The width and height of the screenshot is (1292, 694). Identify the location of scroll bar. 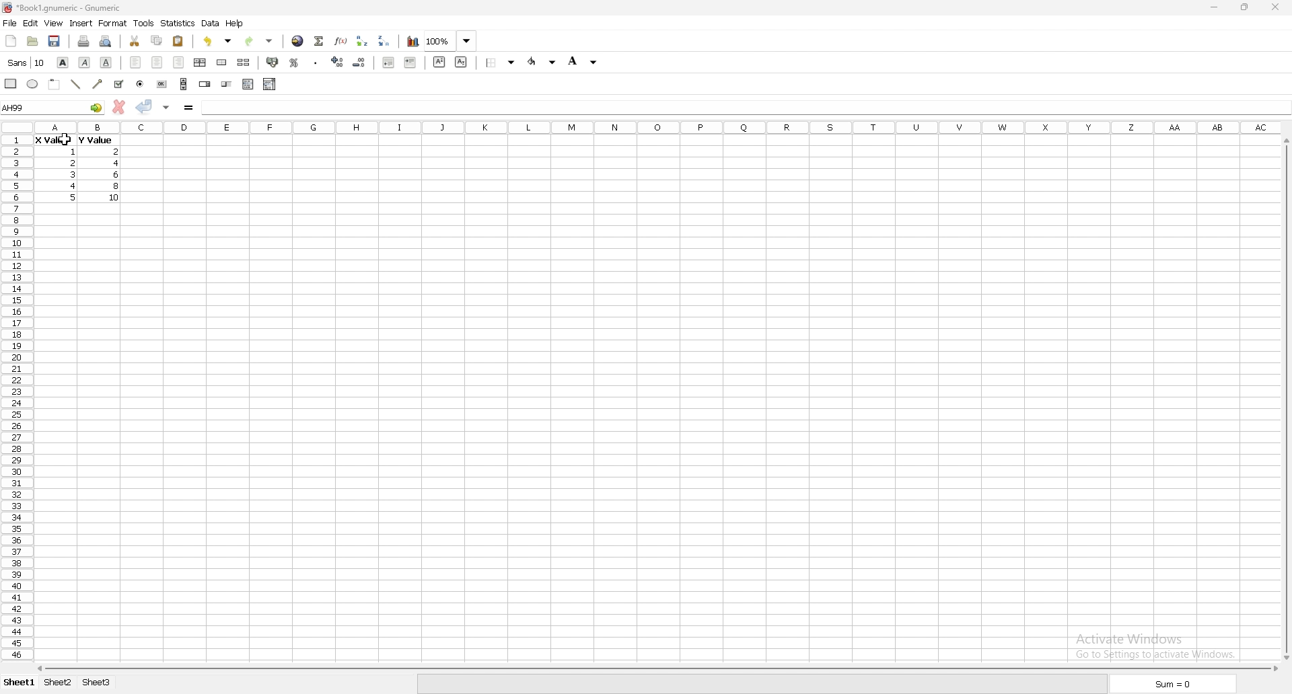
(1285, 399).